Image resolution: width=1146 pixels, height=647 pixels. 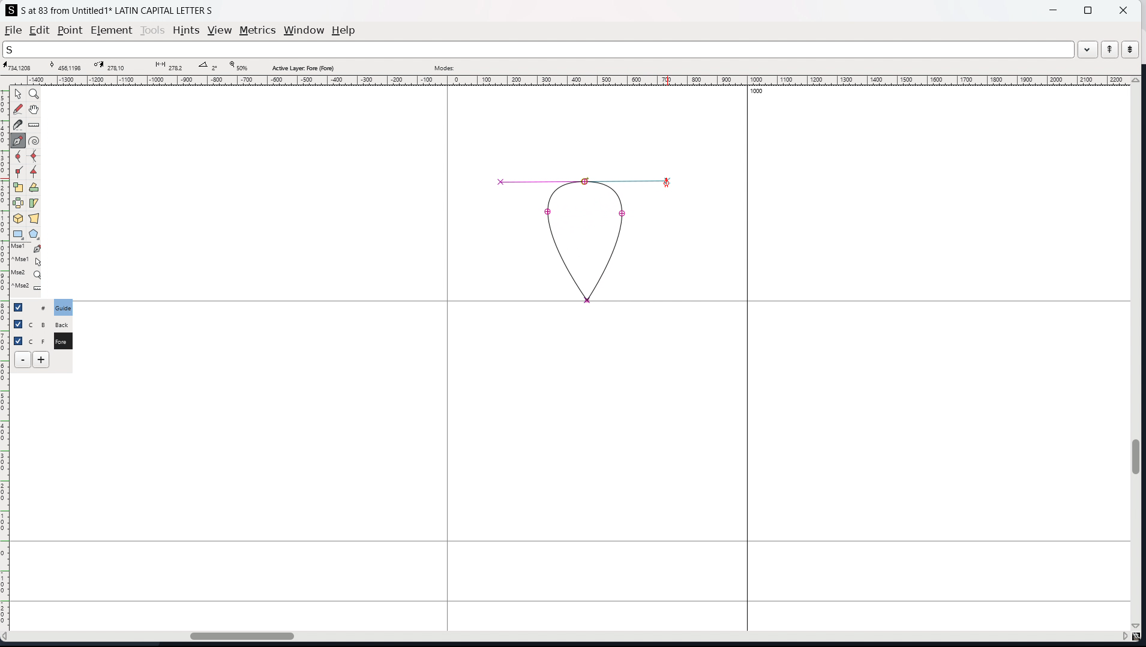 I want to click on close, so click(x=1122, y=10).